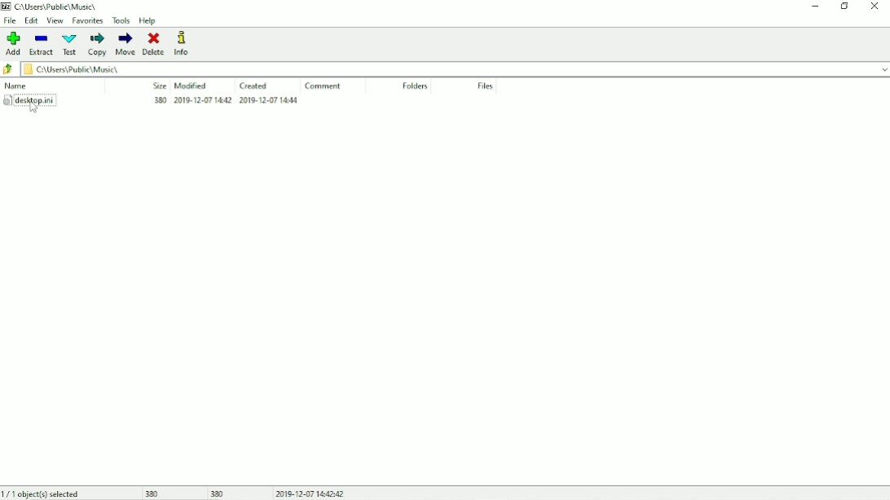  I want to click on Modified, so click(194, 85).